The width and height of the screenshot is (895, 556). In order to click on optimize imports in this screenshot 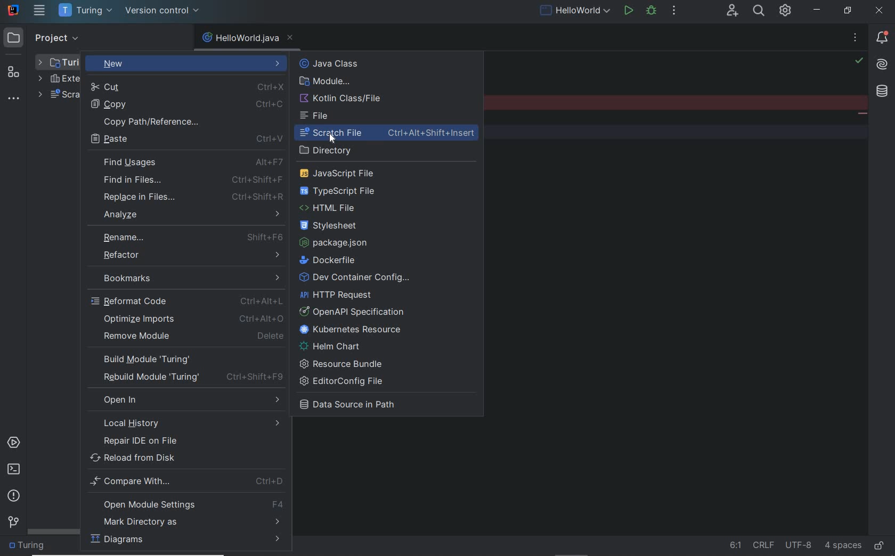, I will do `click(195, 318)`.